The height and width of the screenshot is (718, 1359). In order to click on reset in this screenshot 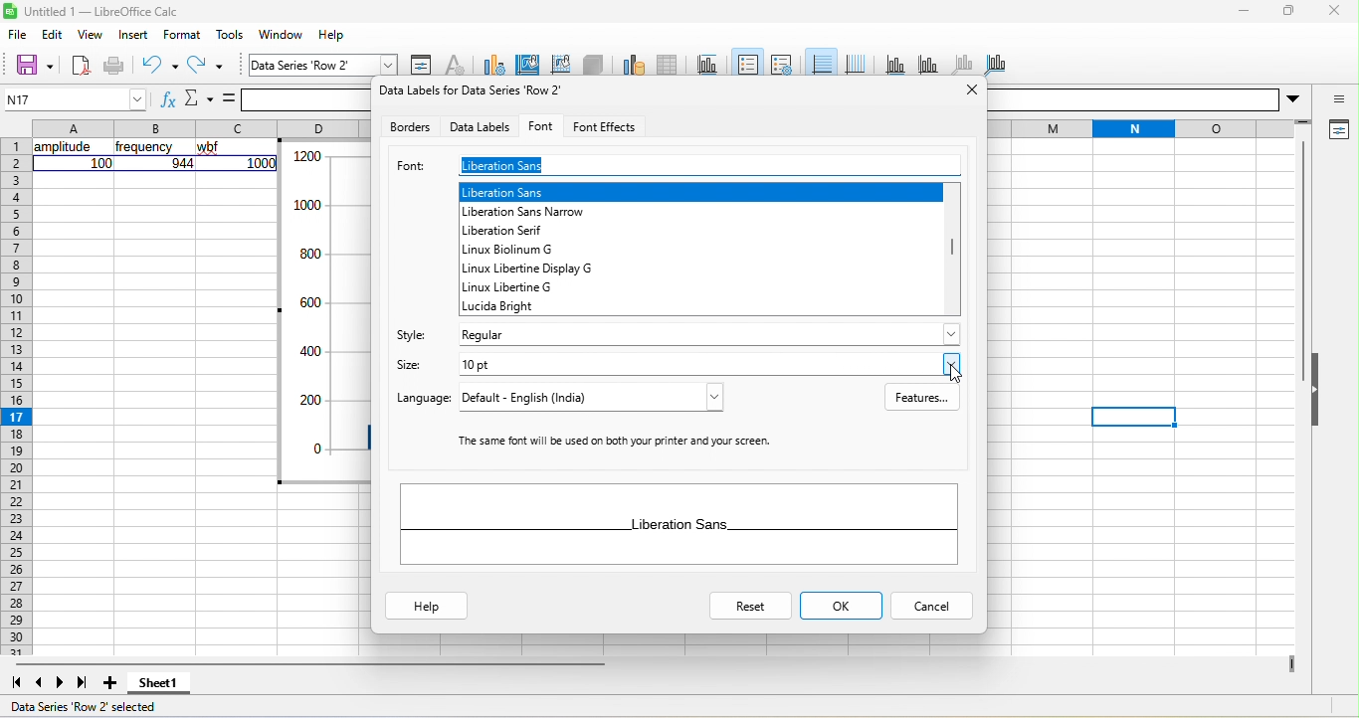, I will do `click(748, 607)`.